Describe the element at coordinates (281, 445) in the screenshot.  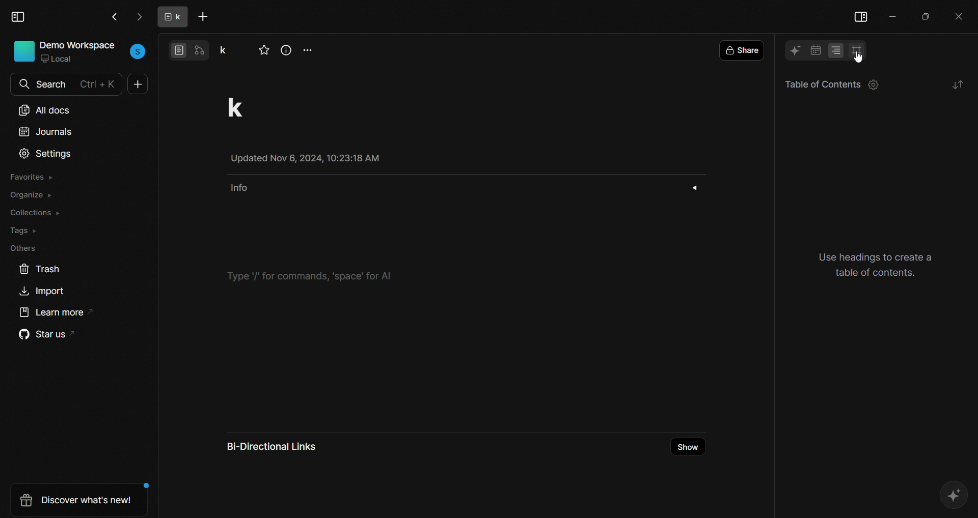
I see `bi-directional links` at that location.